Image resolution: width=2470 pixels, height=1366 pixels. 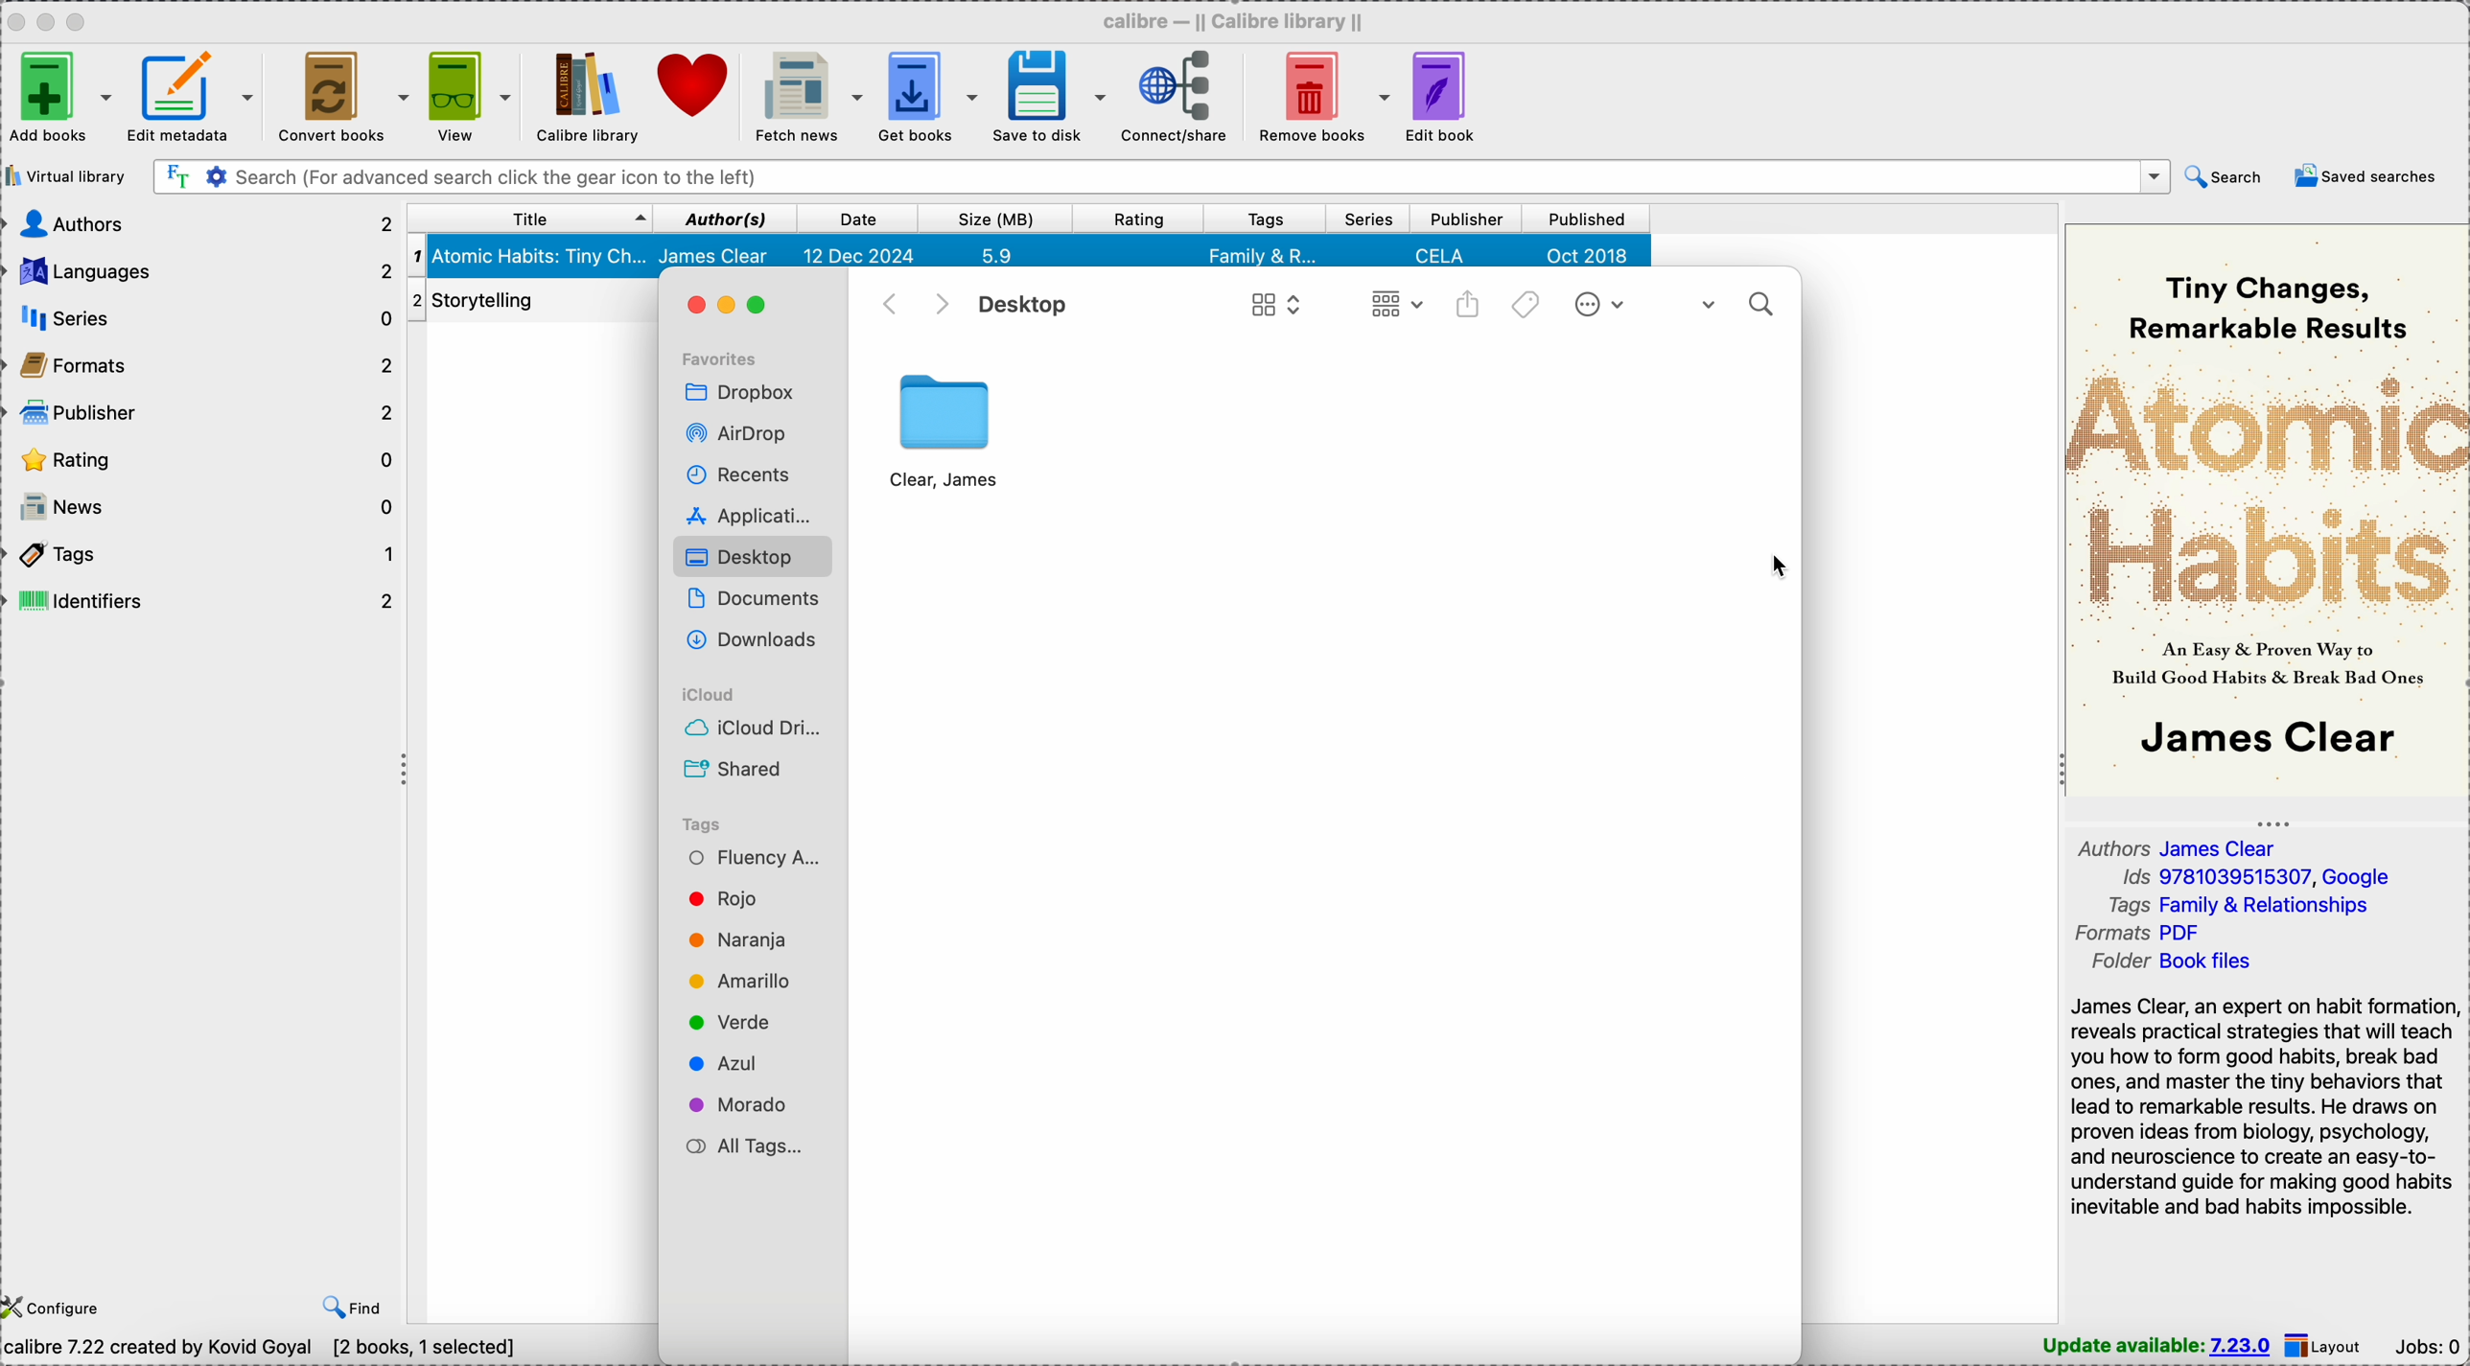 I want to click on layout, so click(x=2324, y=1346).